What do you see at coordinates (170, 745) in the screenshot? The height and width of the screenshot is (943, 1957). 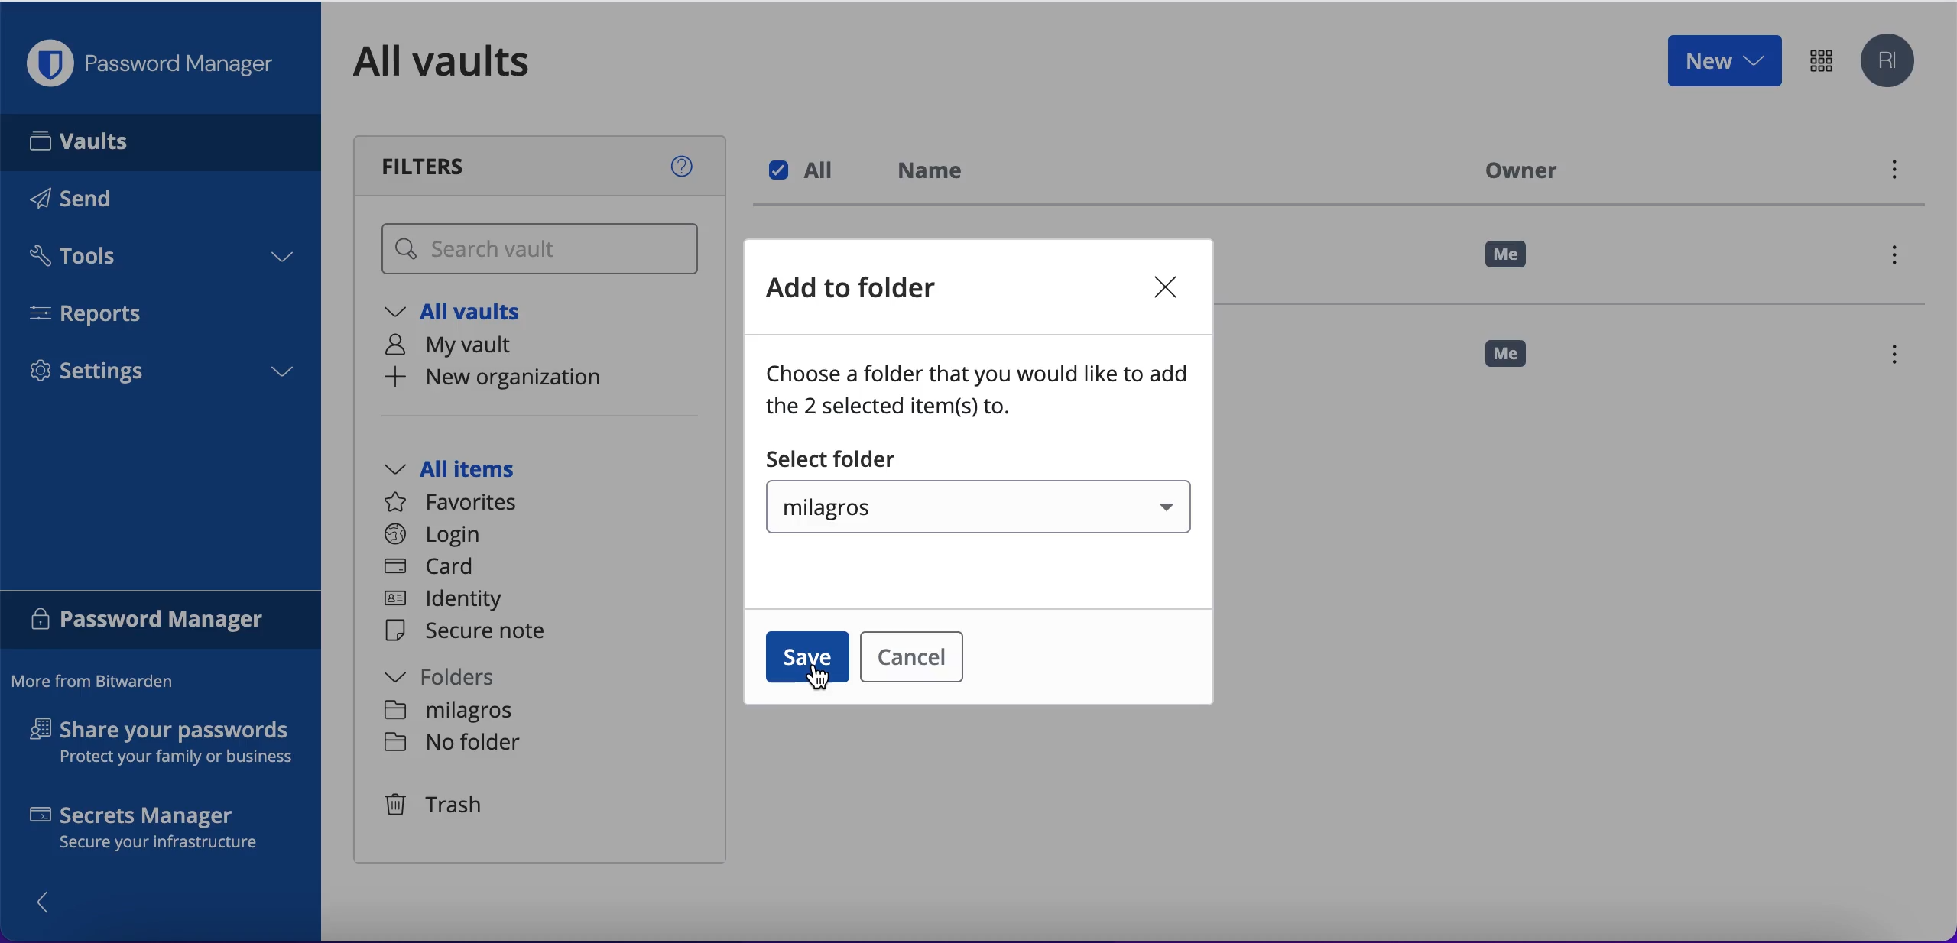 I see `share your passwords protect your family or business` at bounding box center [170, 745].